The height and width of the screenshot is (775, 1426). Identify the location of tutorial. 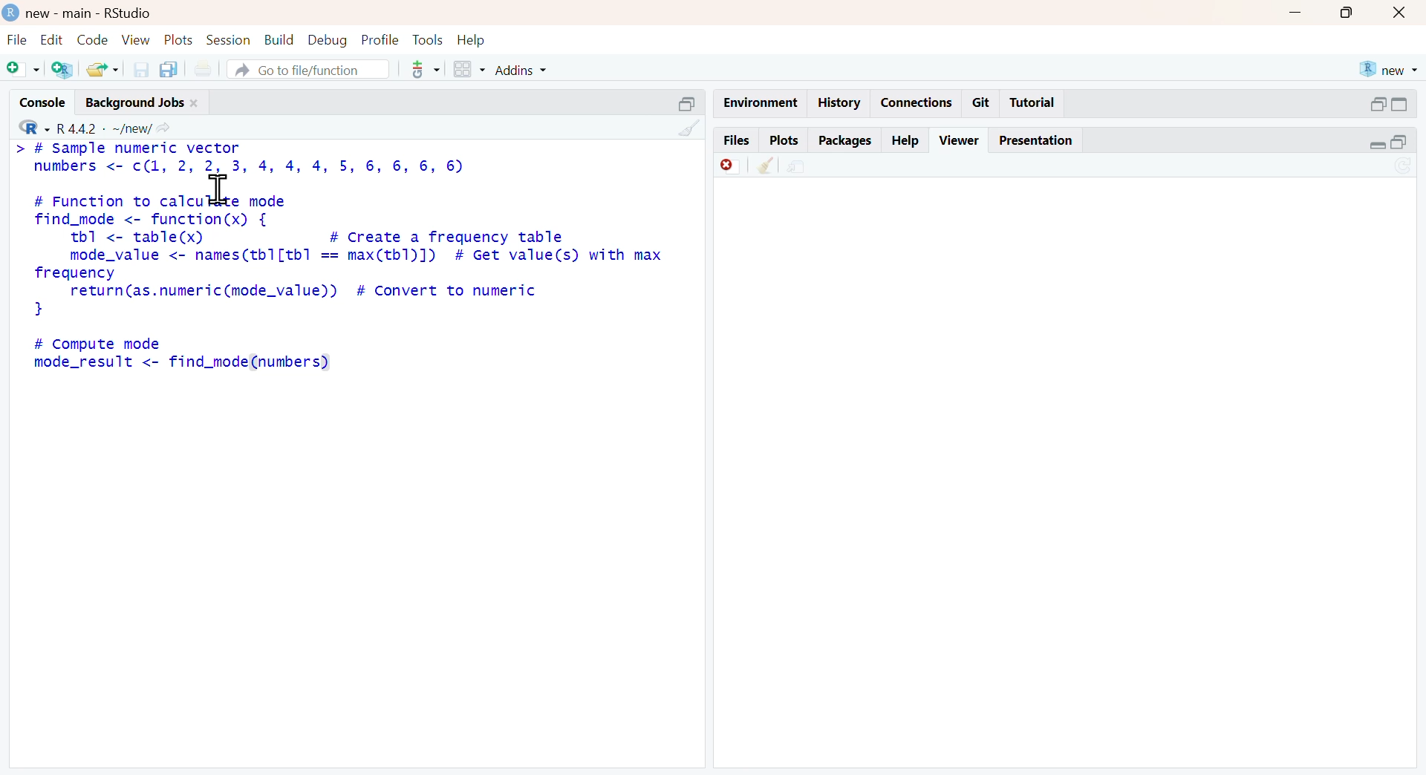
(1033, 103).